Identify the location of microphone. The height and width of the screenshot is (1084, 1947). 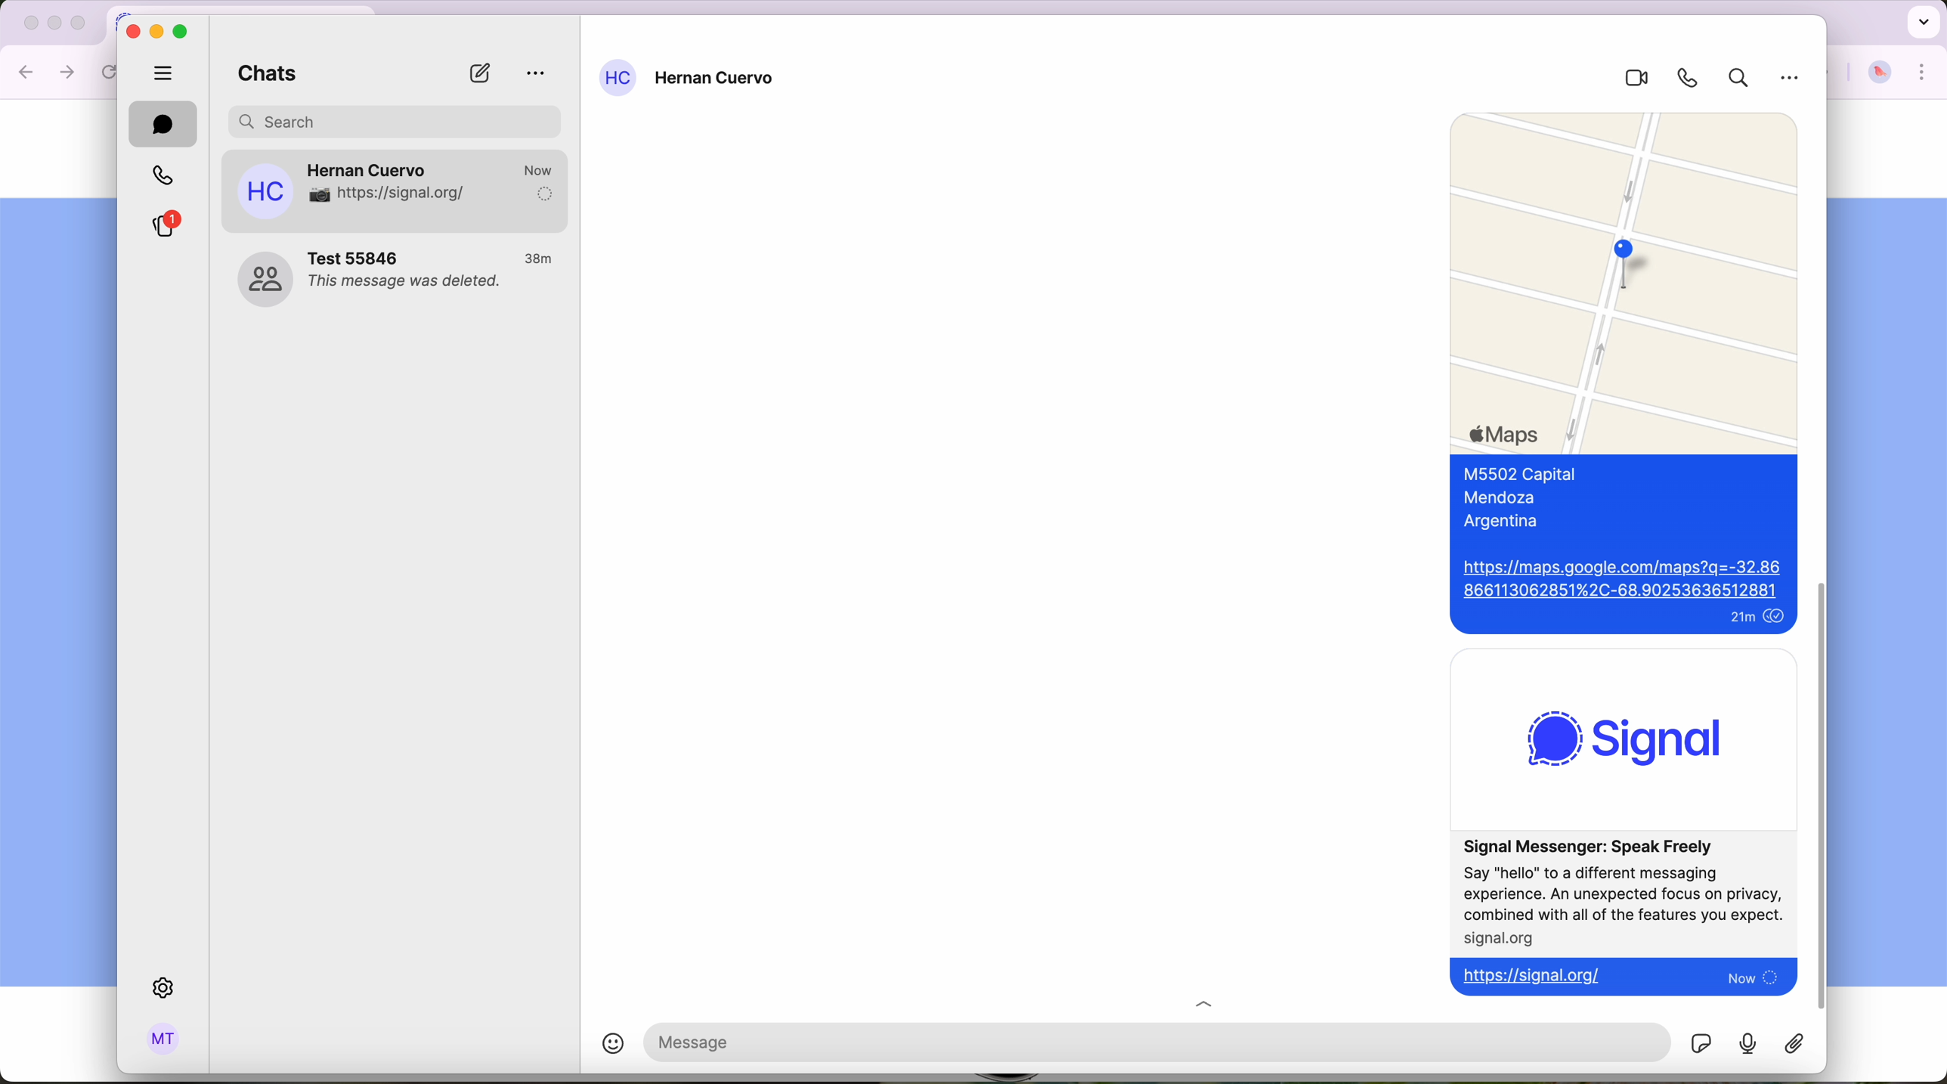
(1749, 1043).